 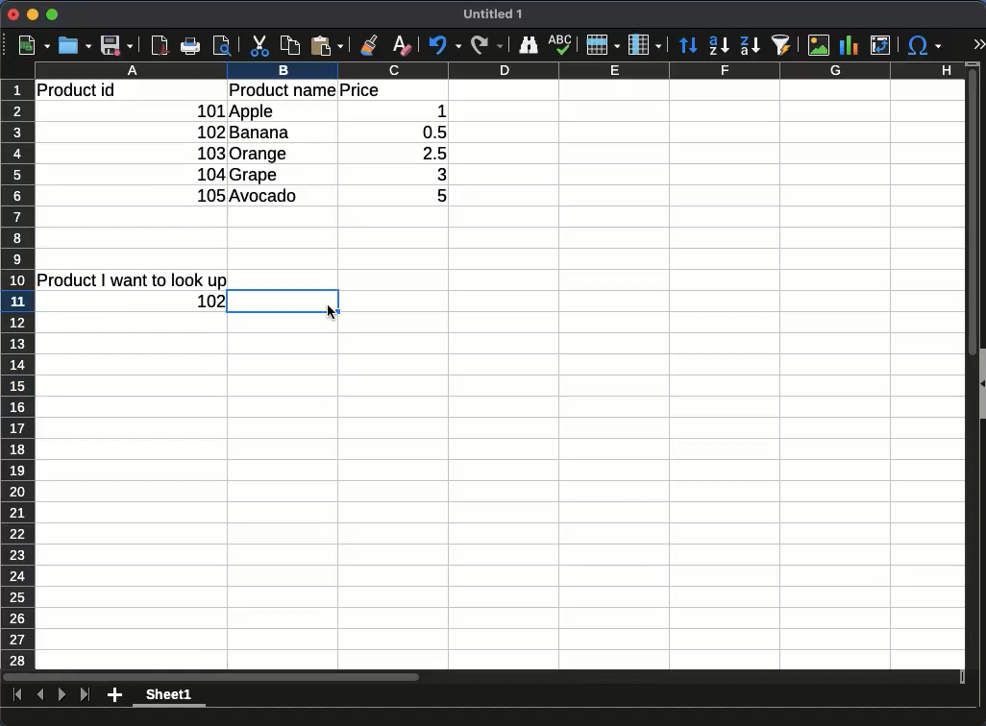 I want to click on 105, so click(x=210, y=195).